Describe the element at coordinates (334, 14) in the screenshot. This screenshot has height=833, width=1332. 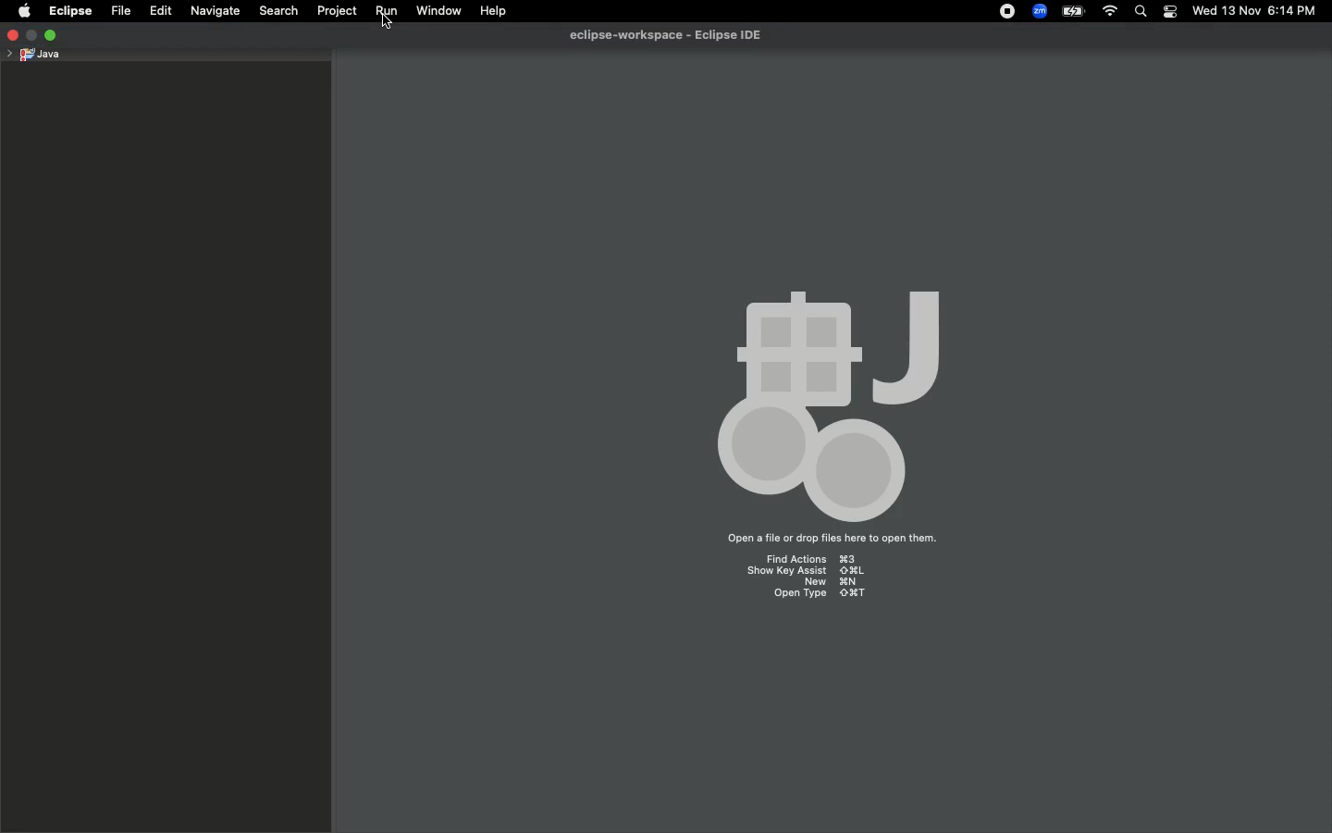
I see `Project` at that location.